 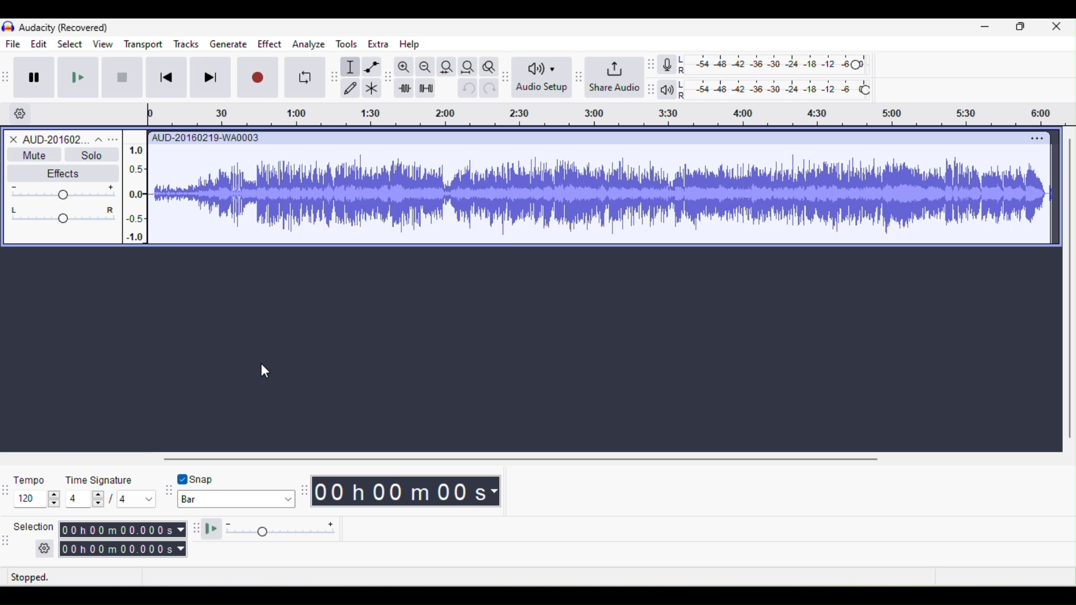 I want to click on redo, so click(x=490, y=91).